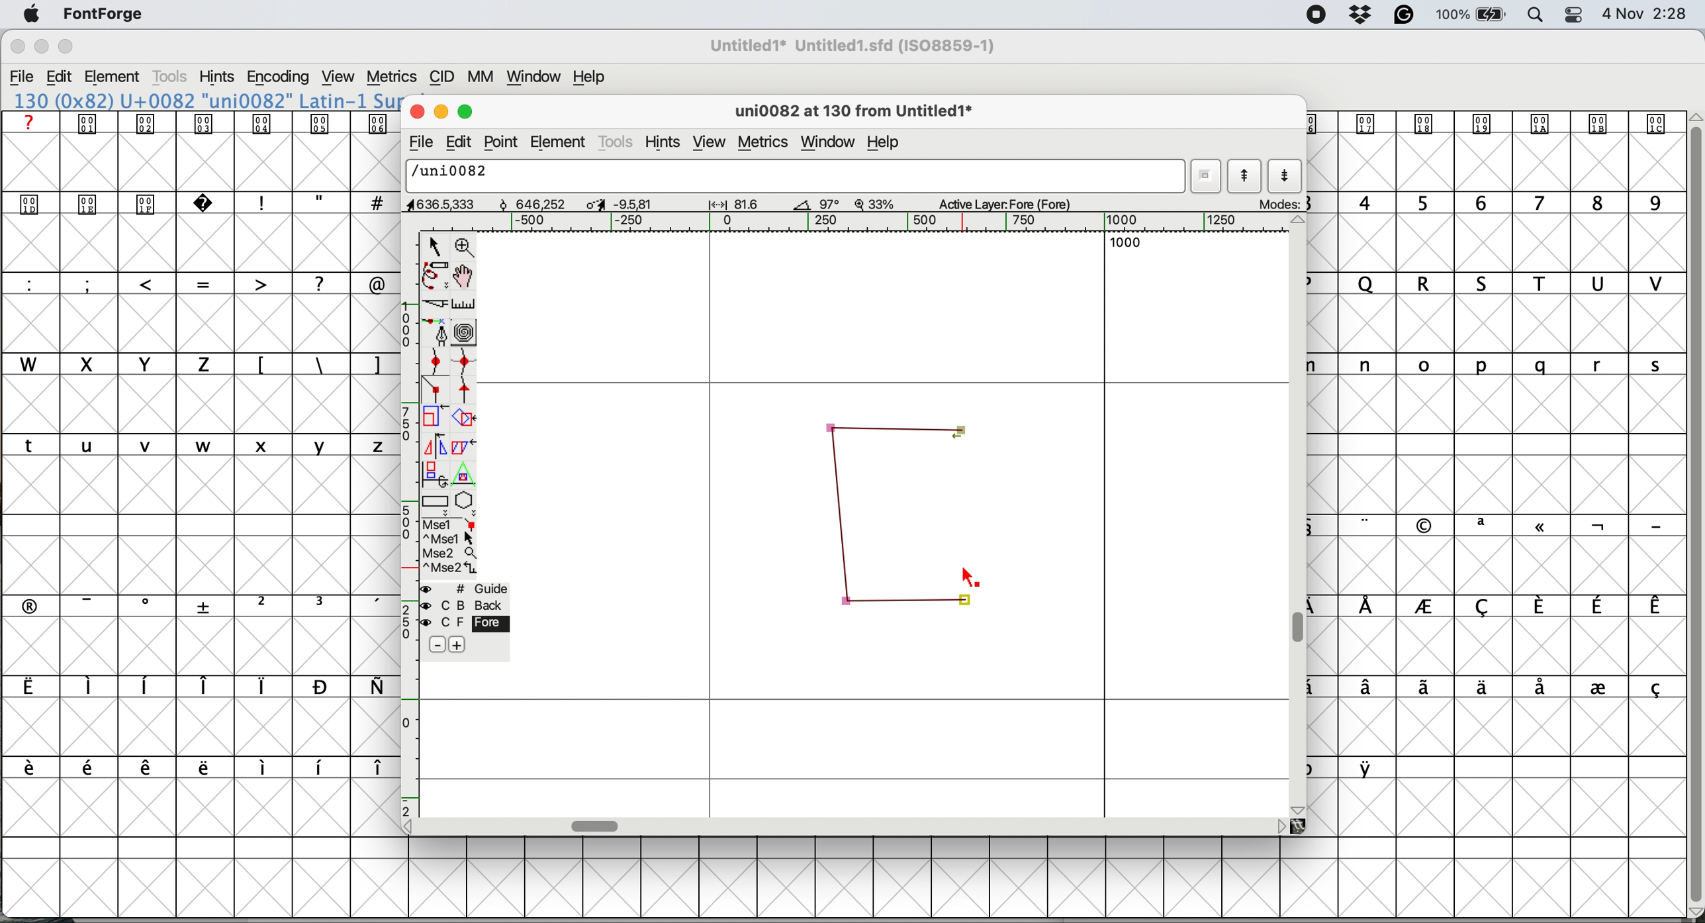 This screenshot has height=923, width=1705. I want to click on symbol, so click(1491, 122).